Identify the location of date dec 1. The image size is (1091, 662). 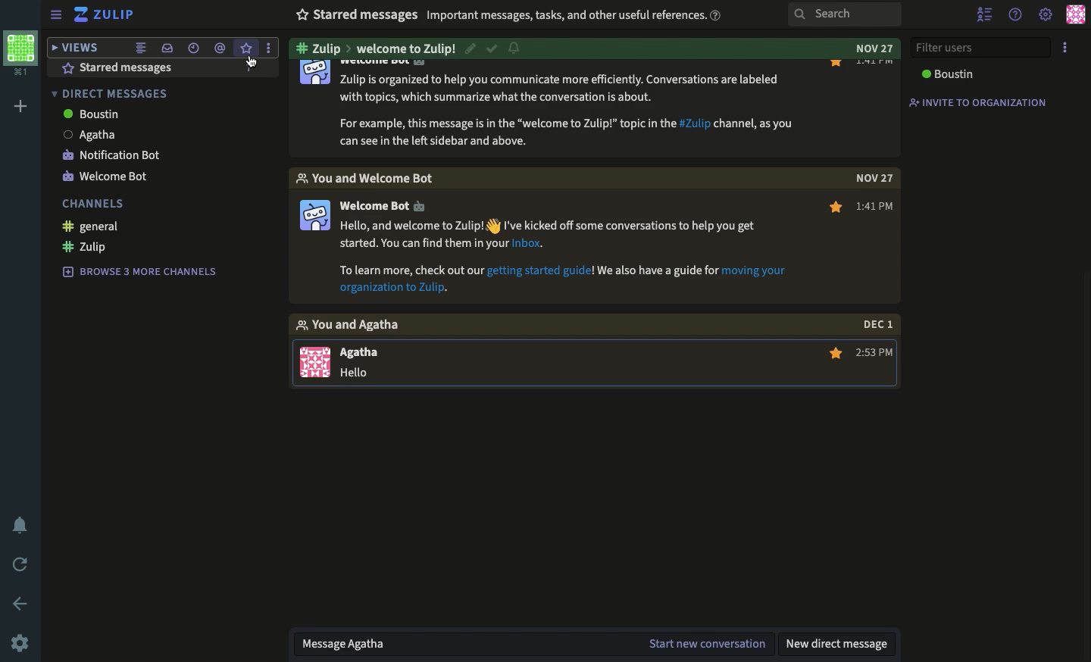
(876, 324).